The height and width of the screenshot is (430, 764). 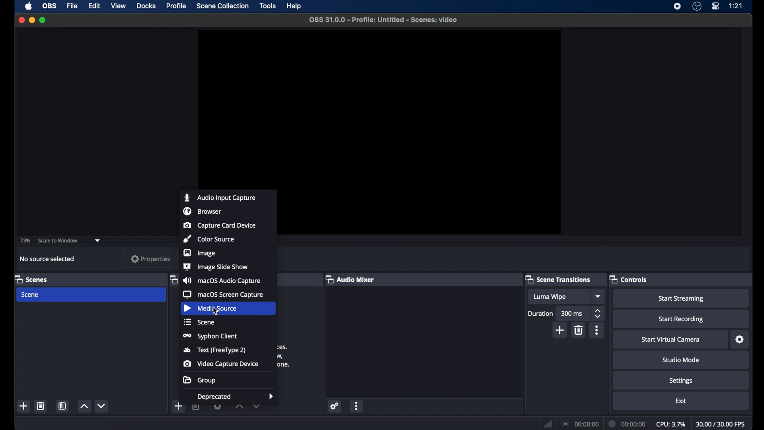 What do you see at coordinates (579, 424) in the screenshot?
I see `connection` at bounding box center [579, 424].